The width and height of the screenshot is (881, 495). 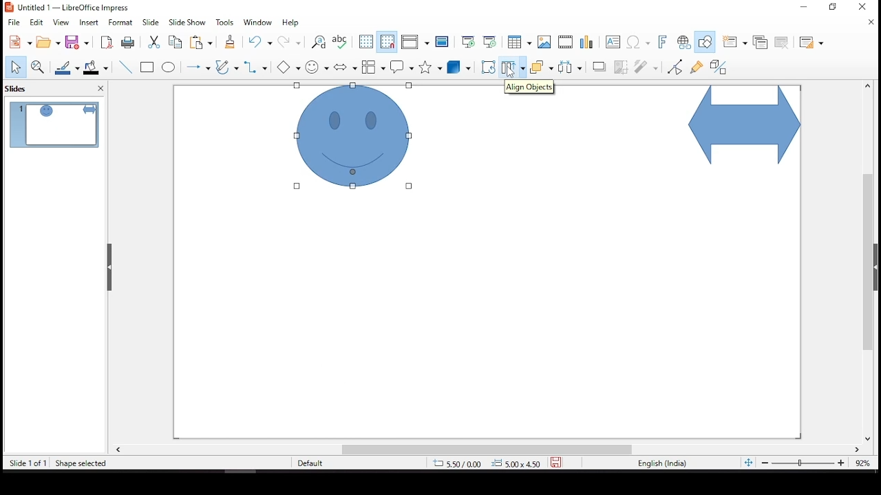 I want to click on save, so click(x=79, y=43).